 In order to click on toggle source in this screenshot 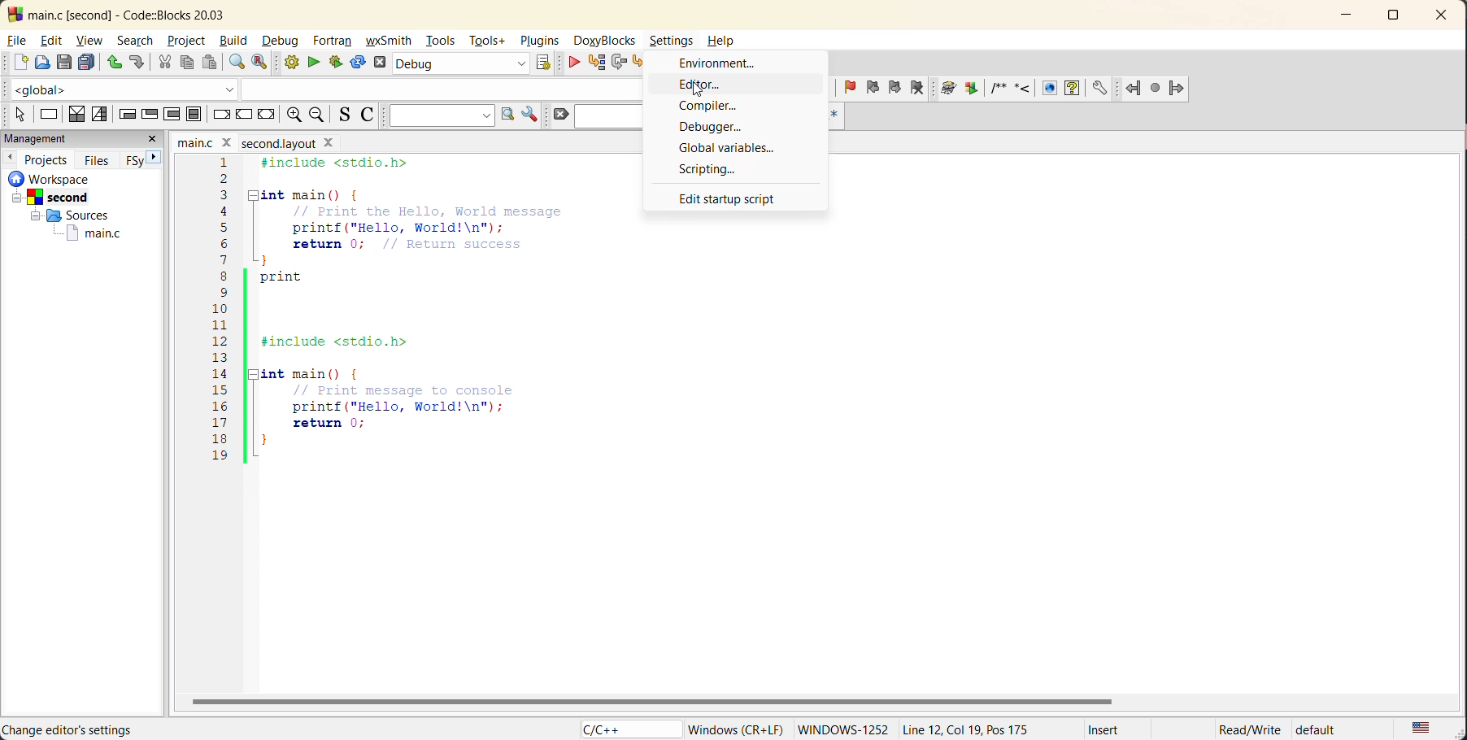, I will do `click(344, 115)`.